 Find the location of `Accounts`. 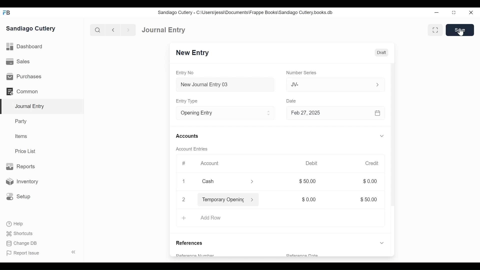

Accounts is located at coordinates (187, 136).